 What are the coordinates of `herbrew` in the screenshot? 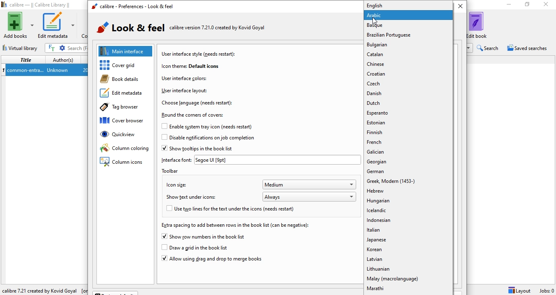 It's located at (408, 192).